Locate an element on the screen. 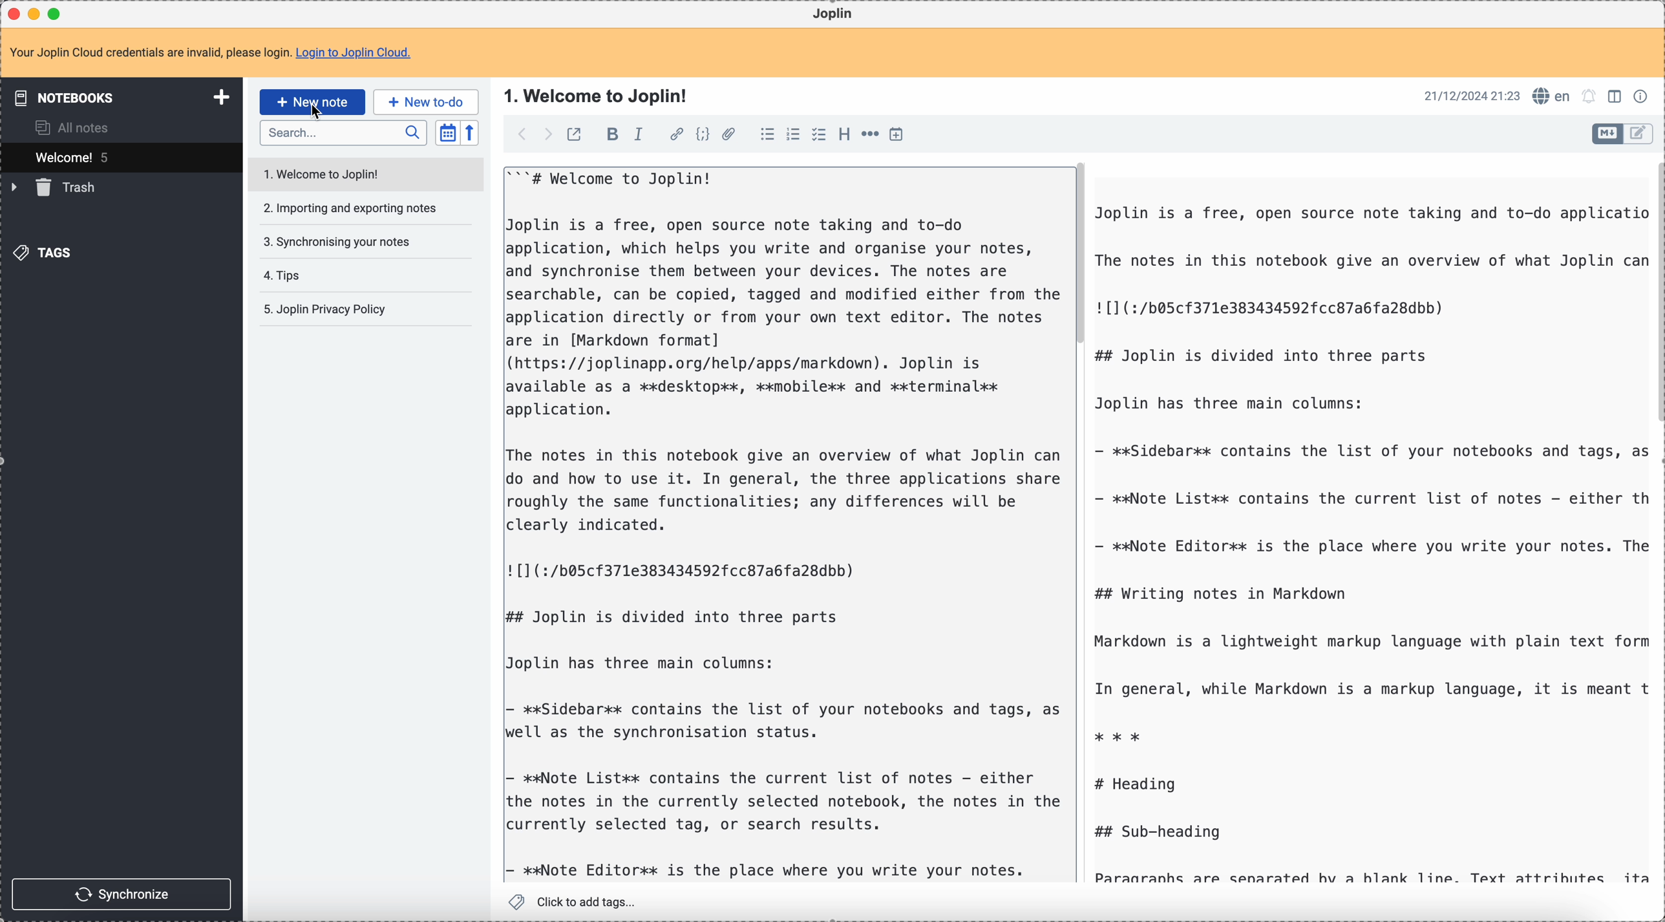  tags is located at coordinates (42, 253).